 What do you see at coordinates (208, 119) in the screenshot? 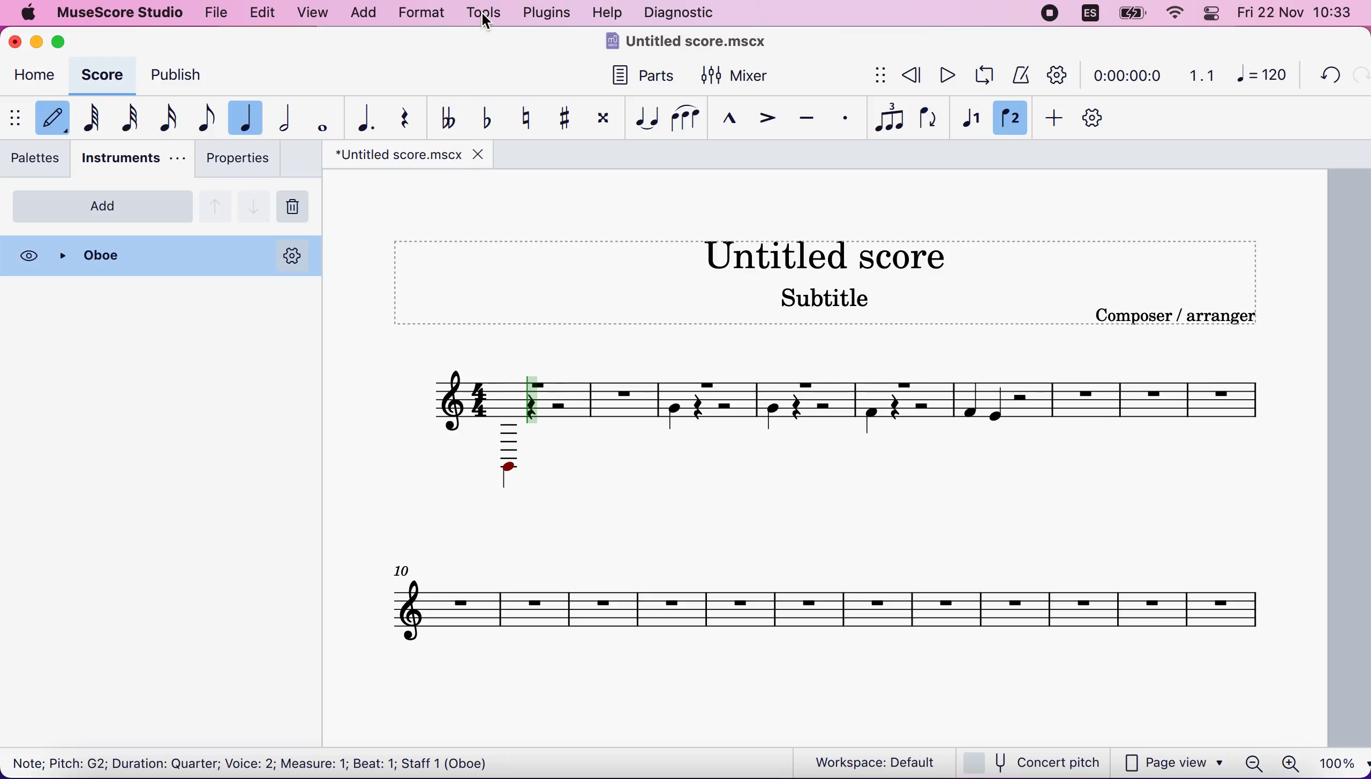
I see `eight note` at bounding box center [208, 119].